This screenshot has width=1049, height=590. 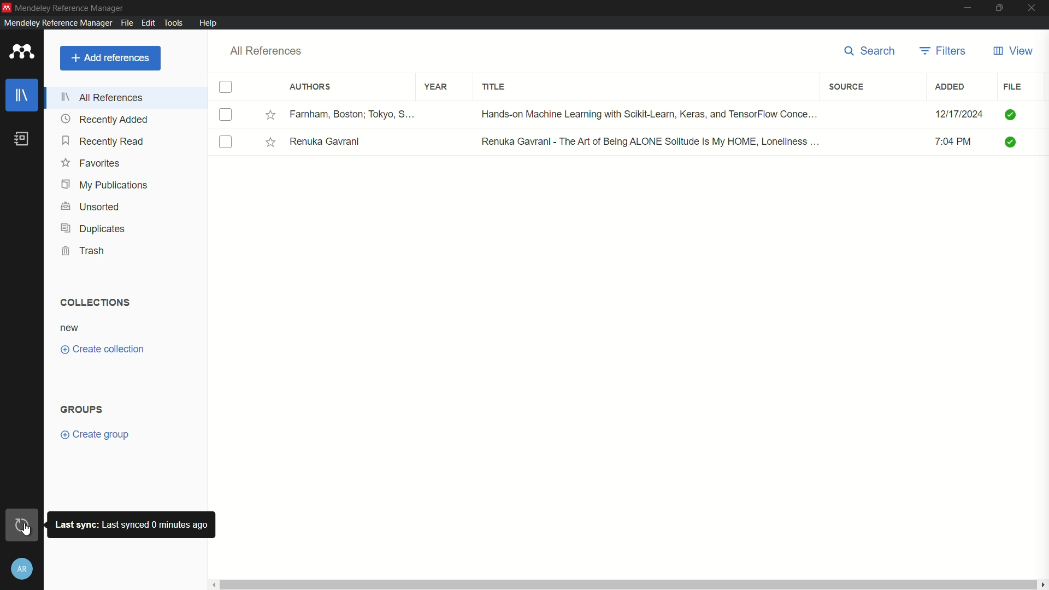 What do you see at coordinates (22, 95) in the screenshot?
I see `library` at bounding box center [22, 95].